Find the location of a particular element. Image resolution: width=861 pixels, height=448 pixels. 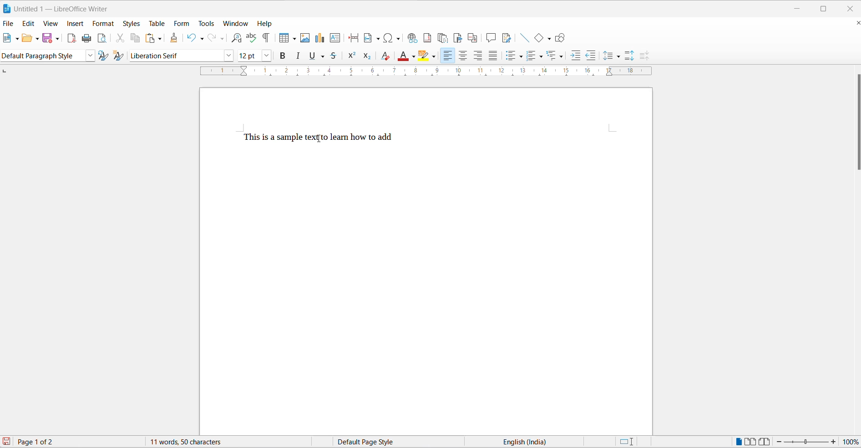

save options is located at coordinates (57, 39).